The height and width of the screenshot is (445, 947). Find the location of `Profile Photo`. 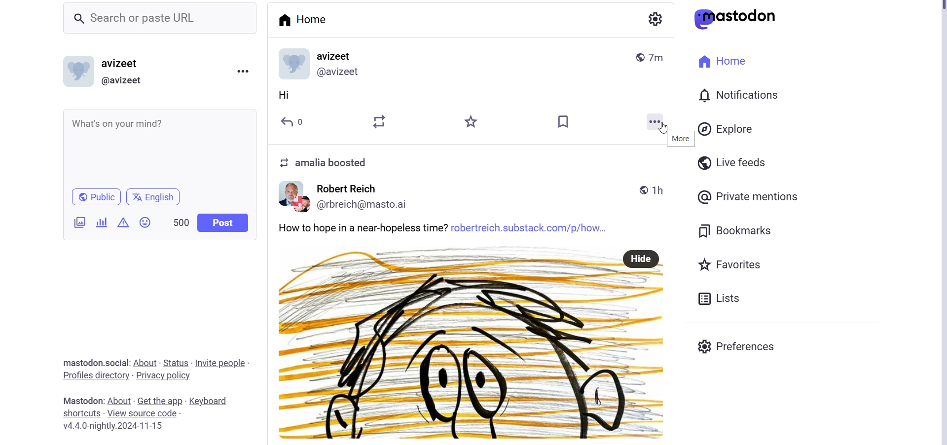

Profile Photo is located at coordinates (79, 70).